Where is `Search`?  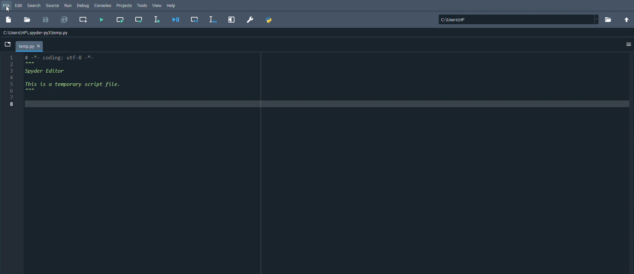 Search is located at coordinates (34, 5).